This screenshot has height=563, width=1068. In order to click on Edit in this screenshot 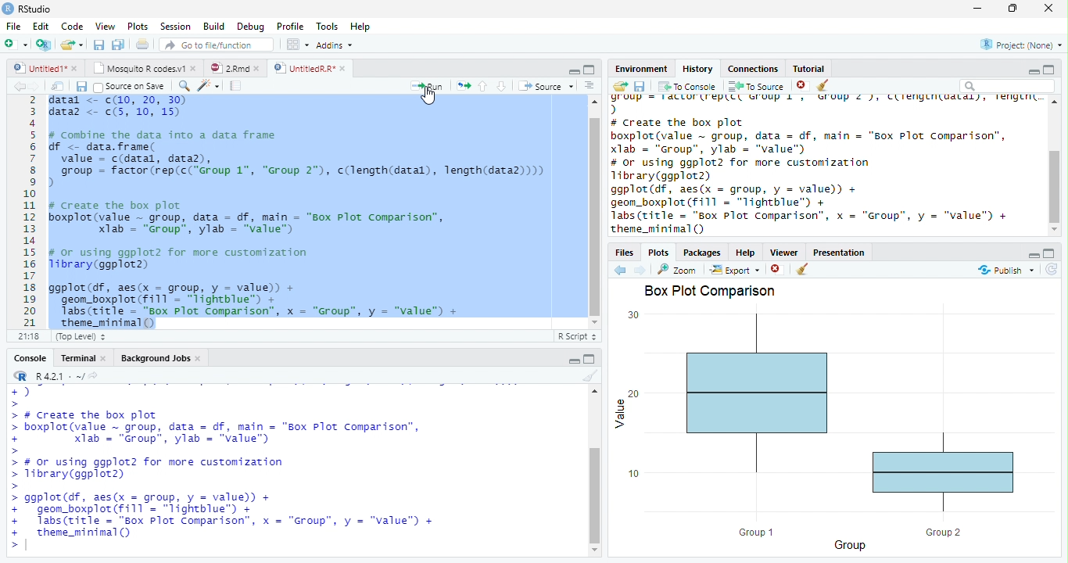, I will do `click(39, 26)`.